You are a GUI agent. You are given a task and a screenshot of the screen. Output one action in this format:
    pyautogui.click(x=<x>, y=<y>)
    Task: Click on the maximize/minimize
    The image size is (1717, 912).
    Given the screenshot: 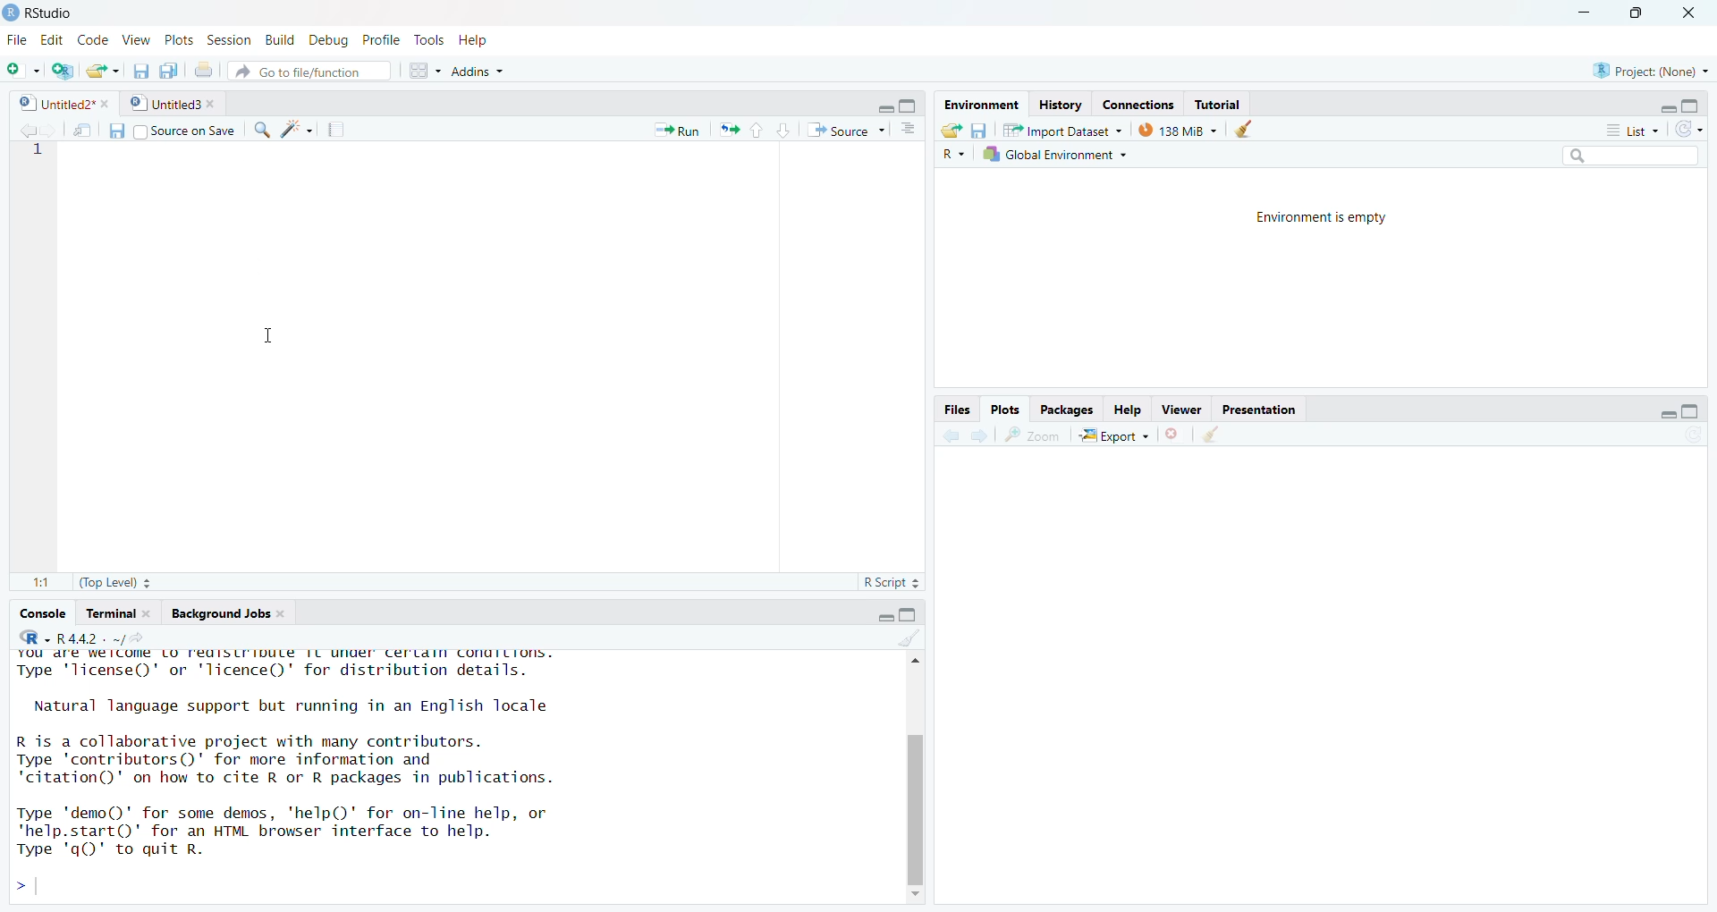 What is the action you would take?
    pyautogui.click(x=1681, y=103)
    